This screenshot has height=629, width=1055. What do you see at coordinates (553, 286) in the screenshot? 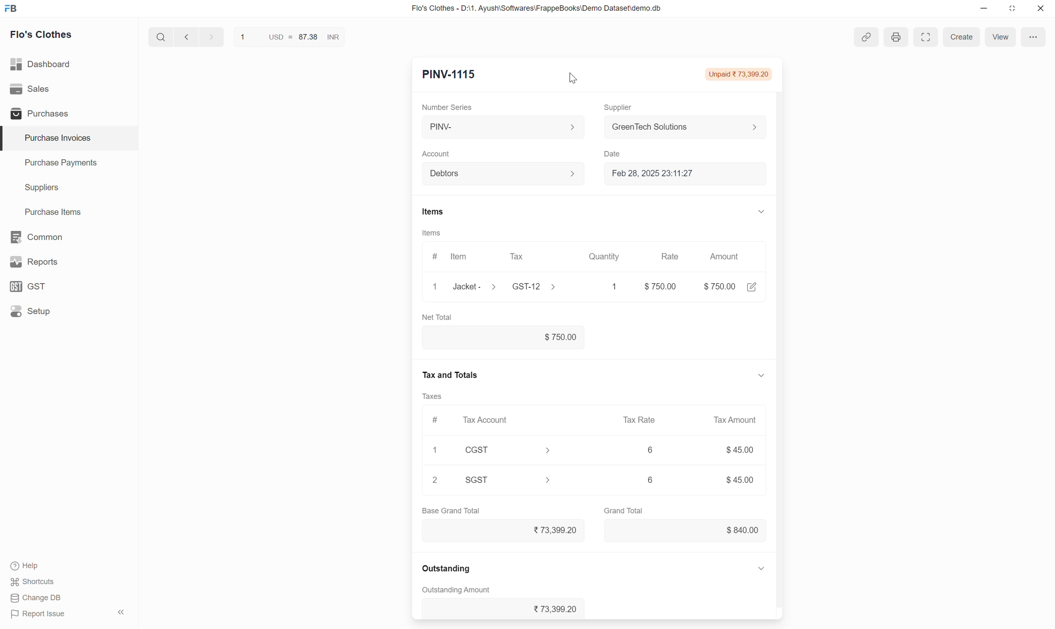
I see `Edit tax details` at bounding box center [553, 286].